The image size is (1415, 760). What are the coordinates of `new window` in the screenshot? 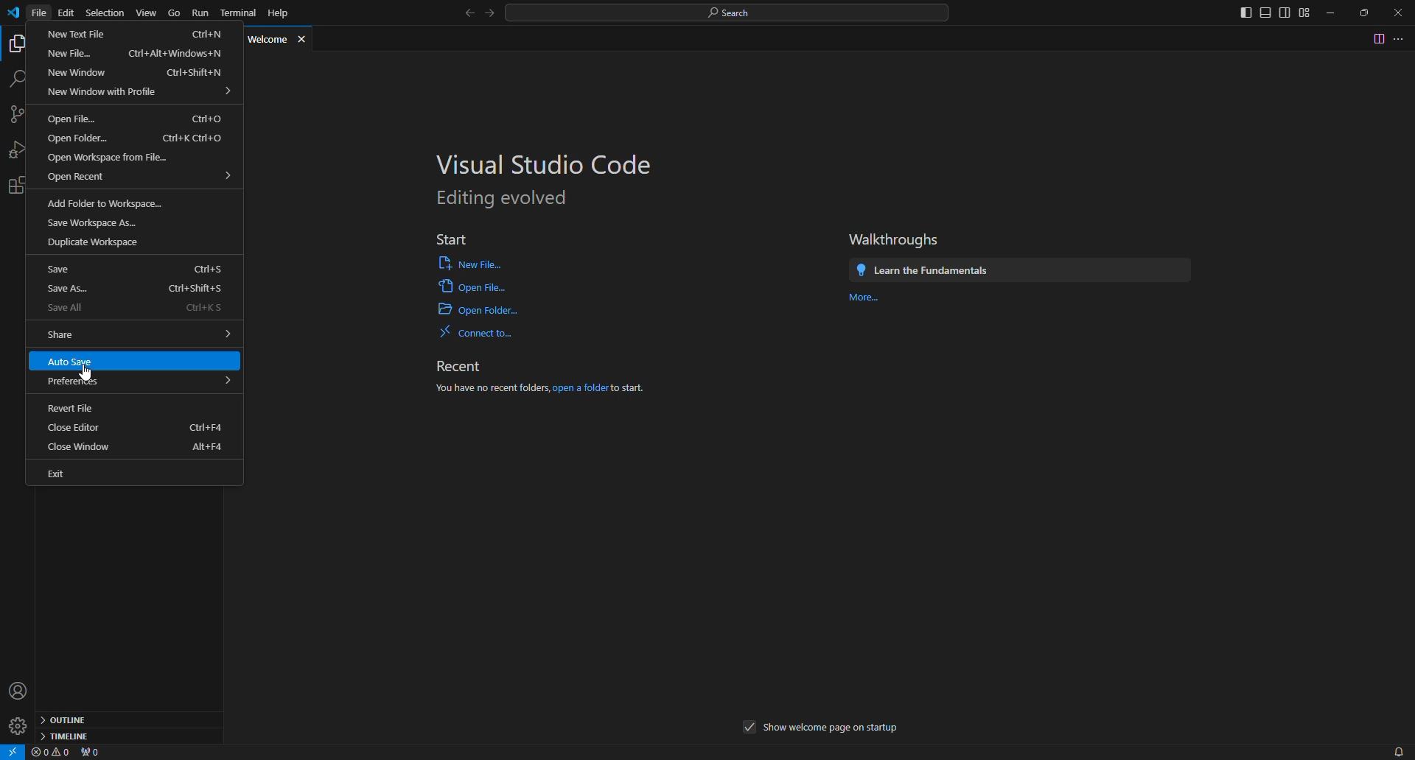 It's located at (78, 72).